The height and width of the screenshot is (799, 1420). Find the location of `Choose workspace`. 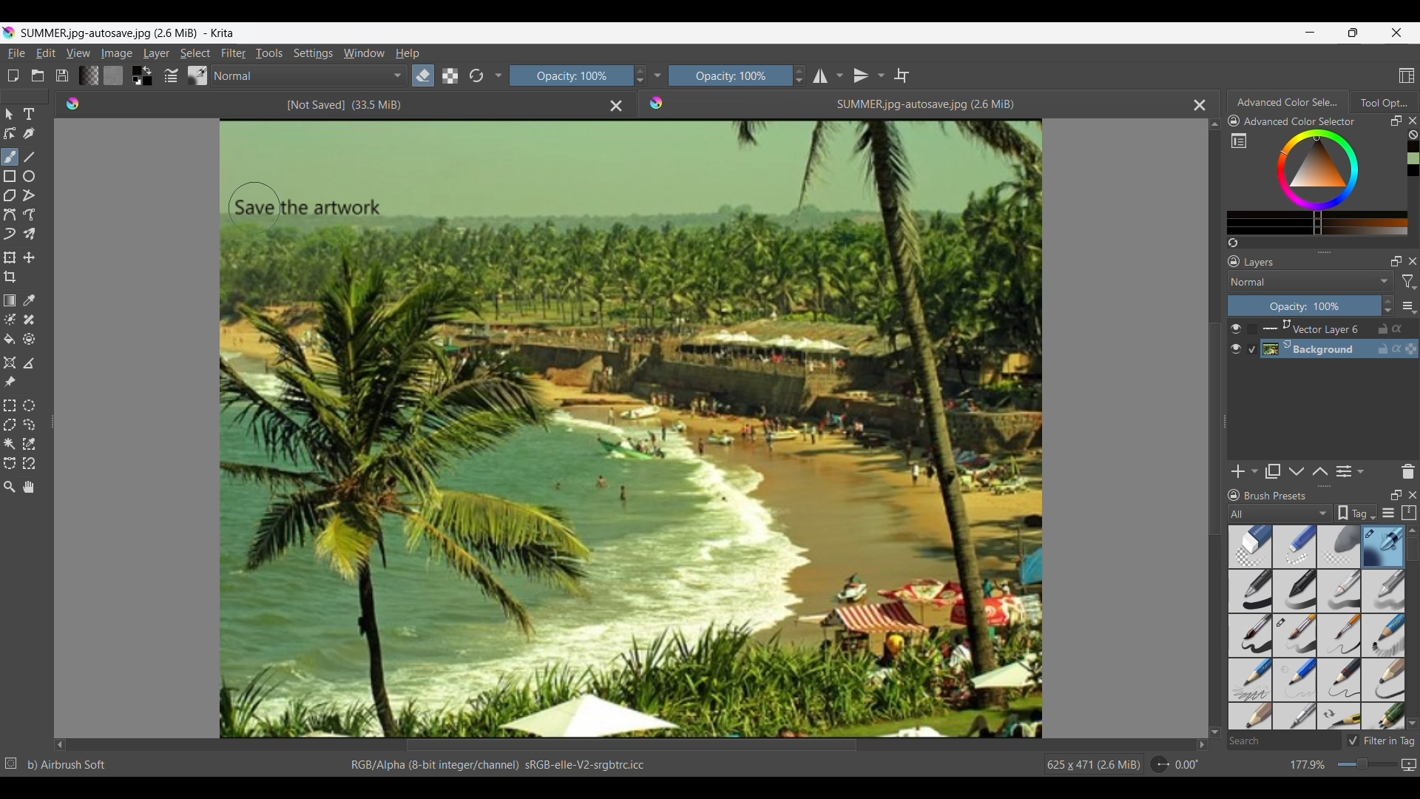

Choose workspace is located at coordinates (1407, 75).